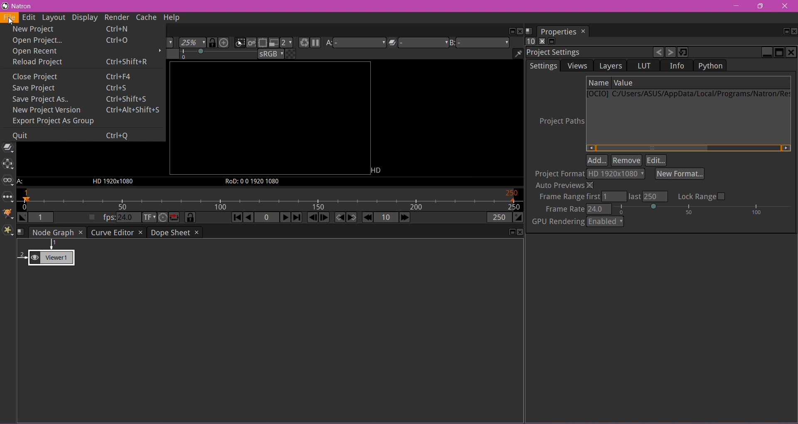  Describe the element at coordinates (597, 161) in the screenshot. I see `` at that location.